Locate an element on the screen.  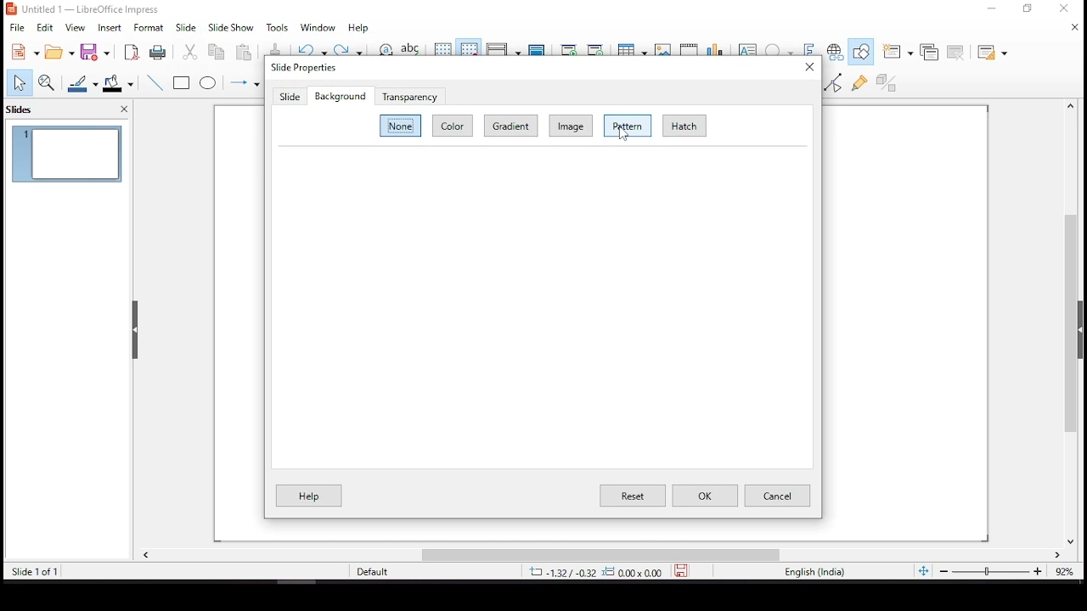
line color is located at coordinates (81, 82).